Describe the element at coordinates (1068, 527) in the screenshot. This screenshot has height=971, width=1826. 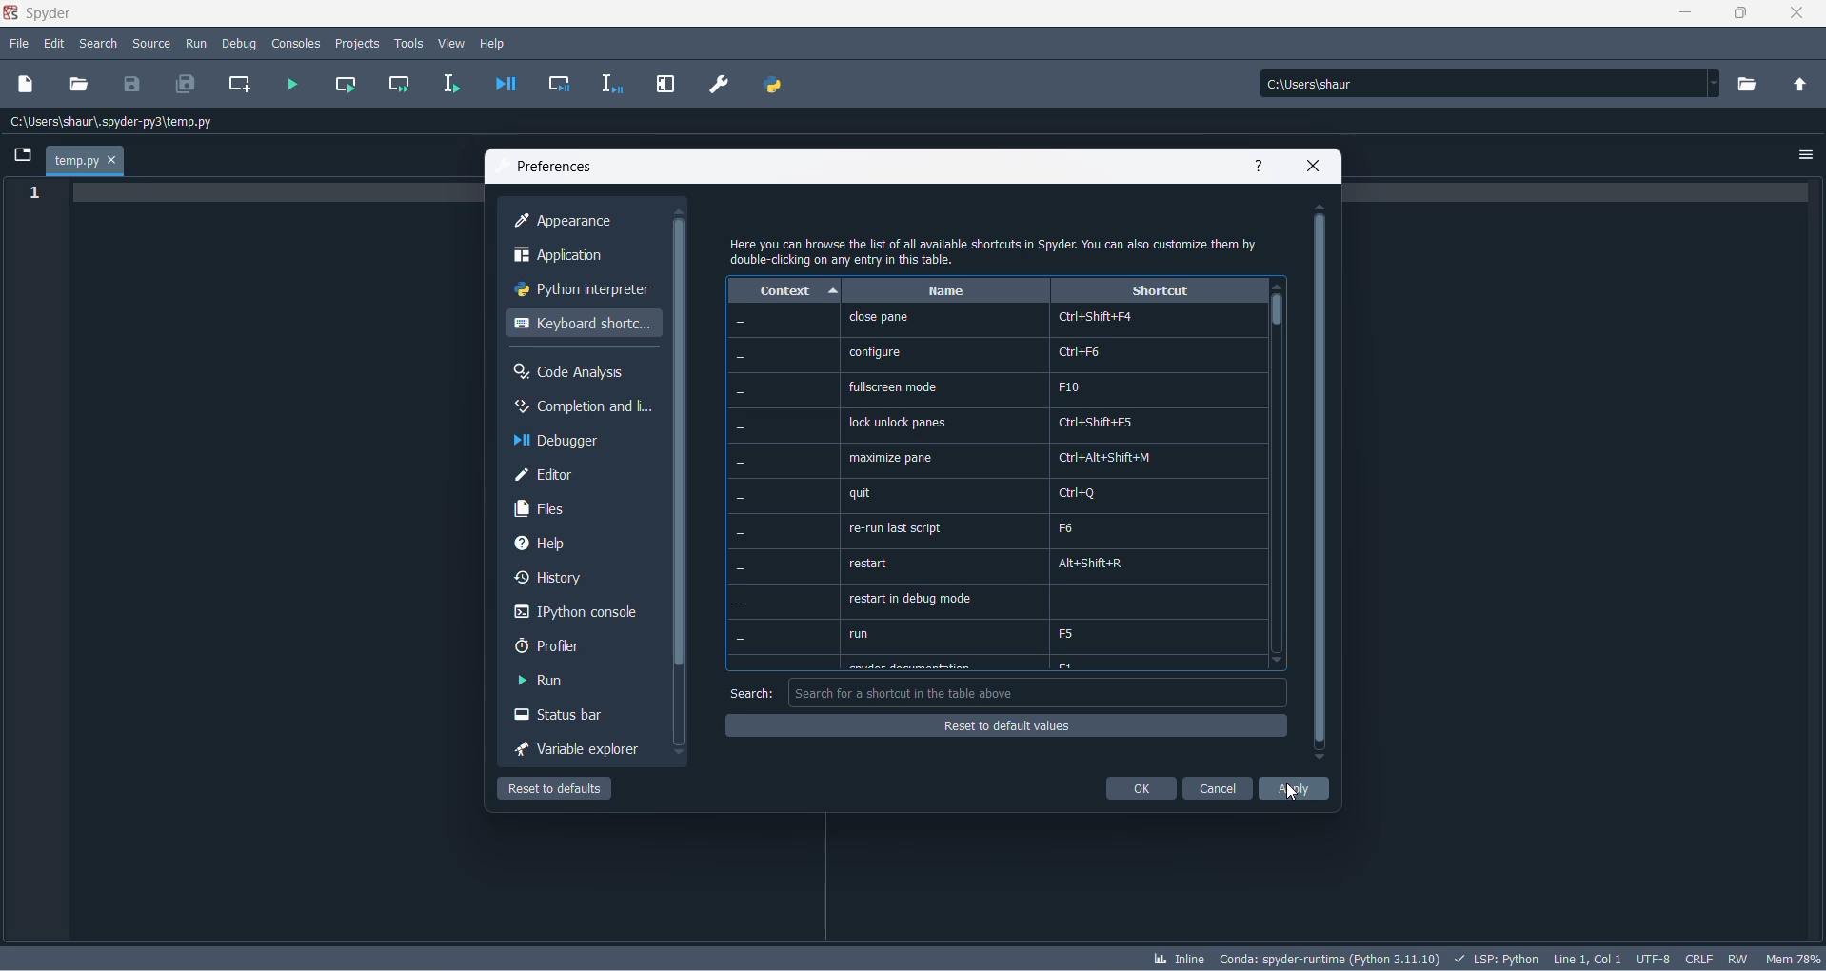
I see `F6` at that location.